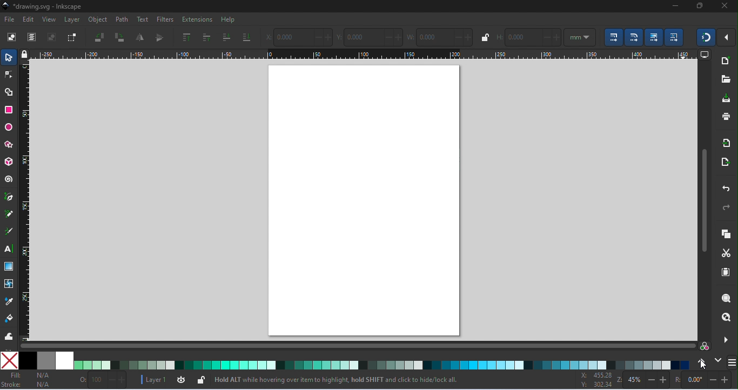 This screenshot has height=390, width=738. What do you see at coordinates (336, 378) in the screenshot?
I see `Hold ALT while hovering over item to highlight, hold shift and click to hide/lock all` at bounding box center [336, 378].